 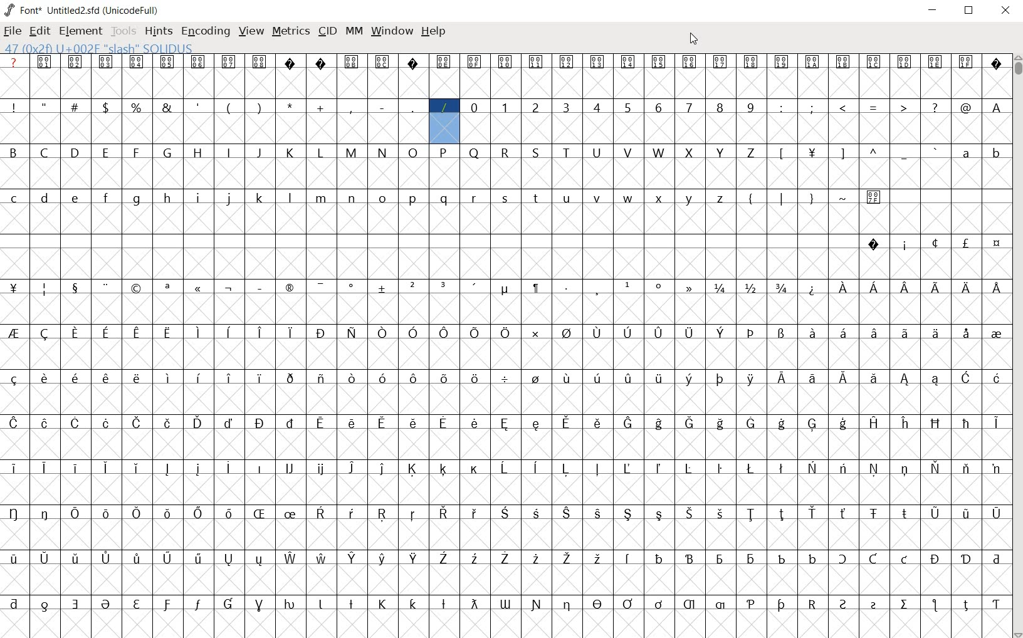 I want to click on glyph, so click(x=44, y=152).